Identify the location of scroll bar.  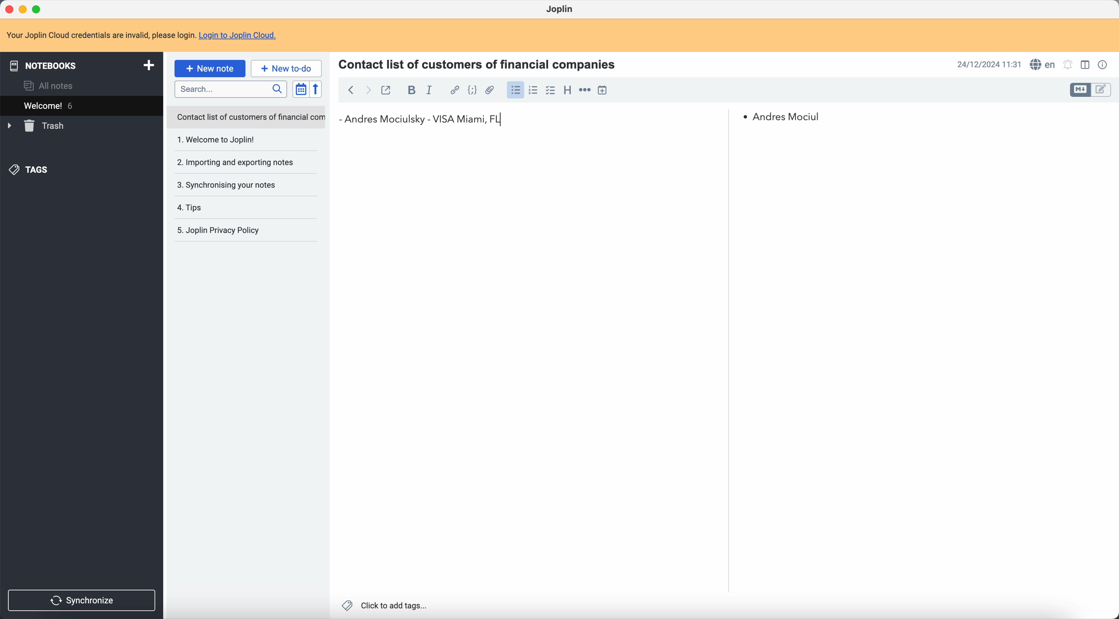
(725, 188).